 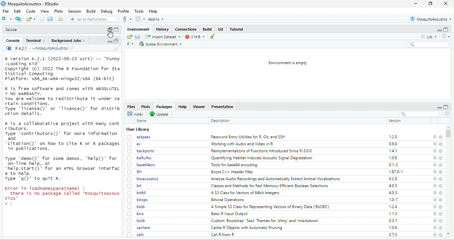 I want to click on Clear workspace, so click(x=213, y=36).